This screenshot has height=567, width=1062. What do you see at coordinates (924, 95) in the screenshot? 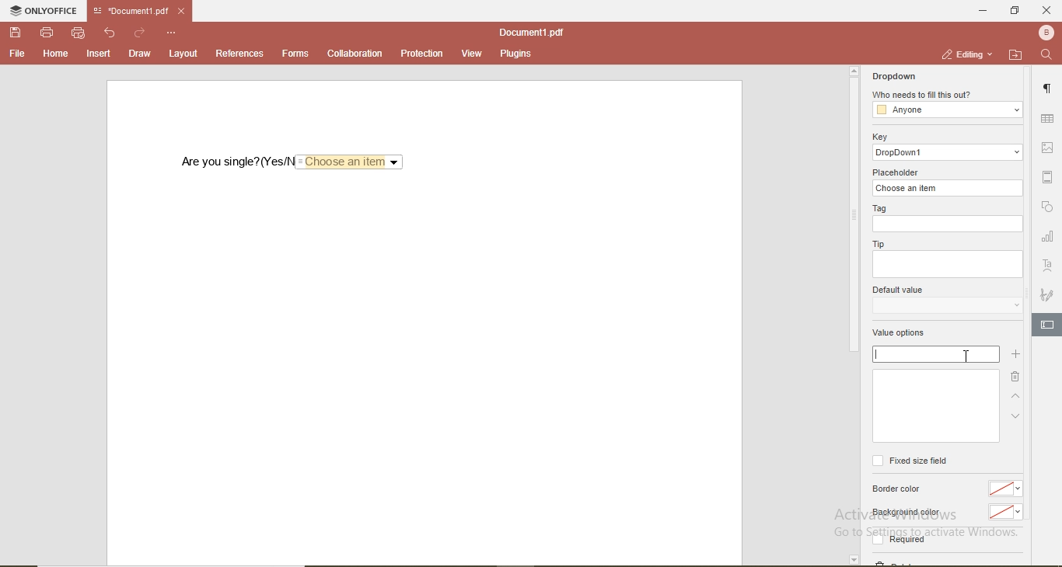
I see `who needs to fill this out` at bounding box center [924, 95].